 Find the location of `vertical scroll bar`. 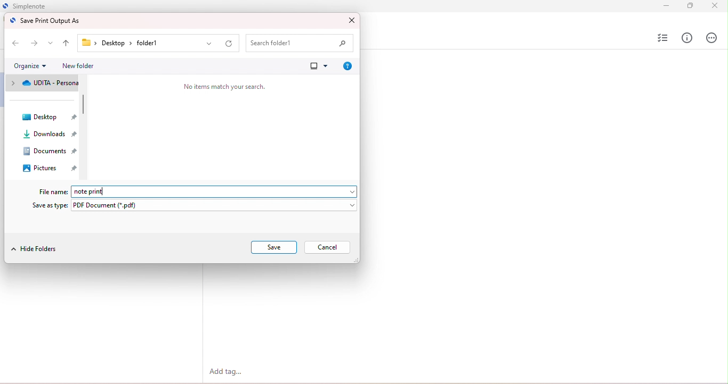

vertical scroll bar is located at coordinates (84, 104).